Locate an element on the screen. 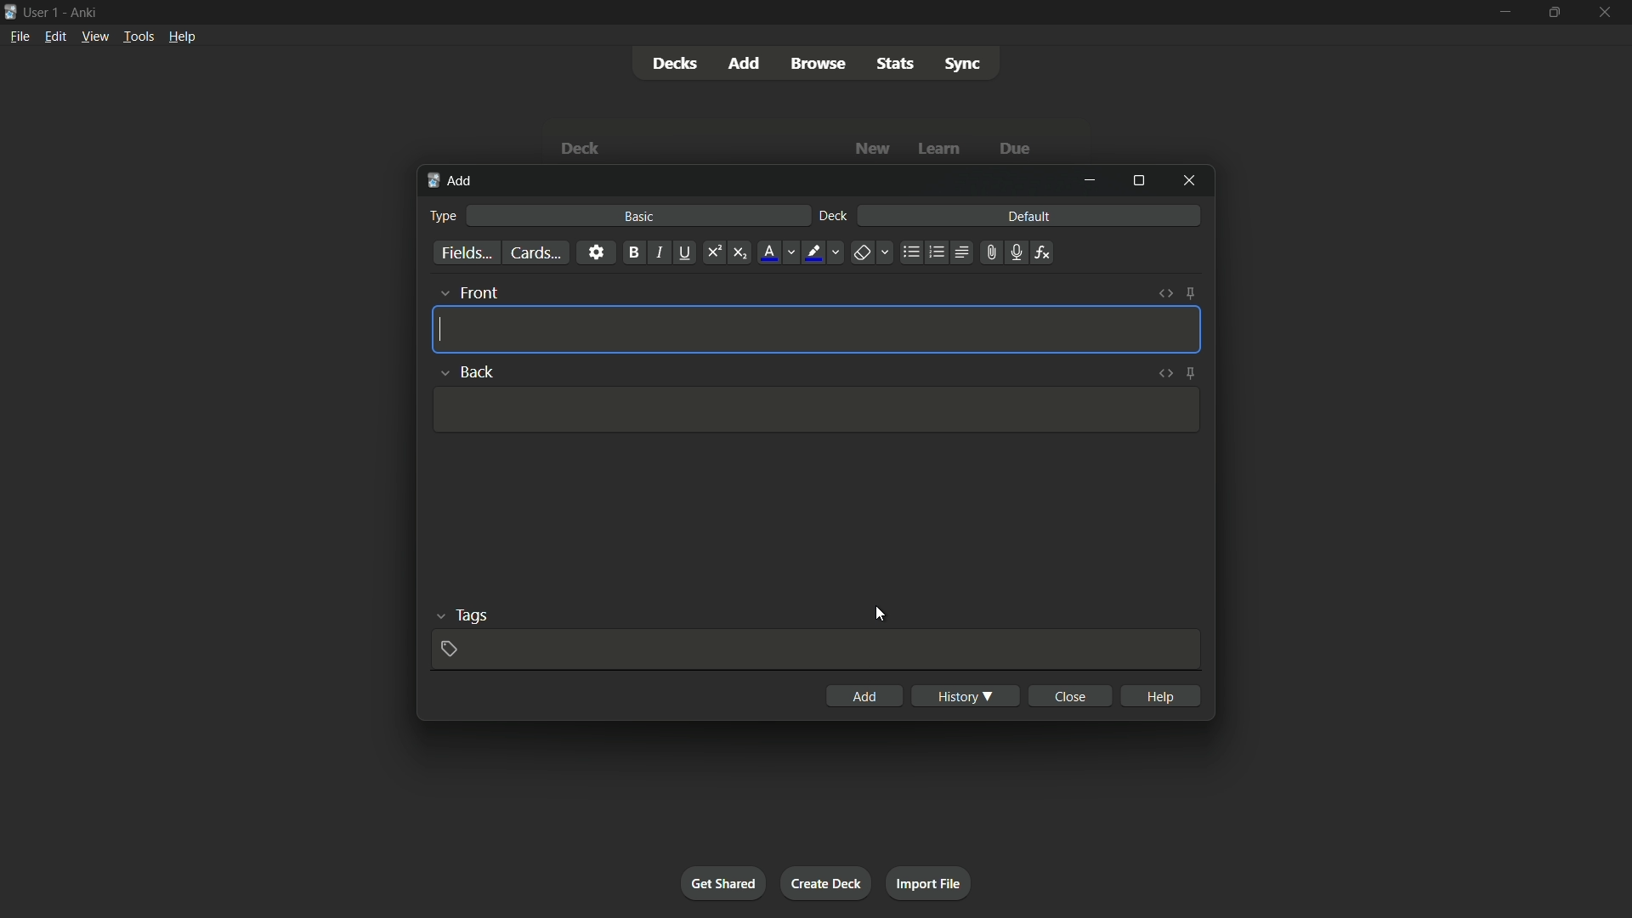  minimize is located at coordinates (1090, 180).